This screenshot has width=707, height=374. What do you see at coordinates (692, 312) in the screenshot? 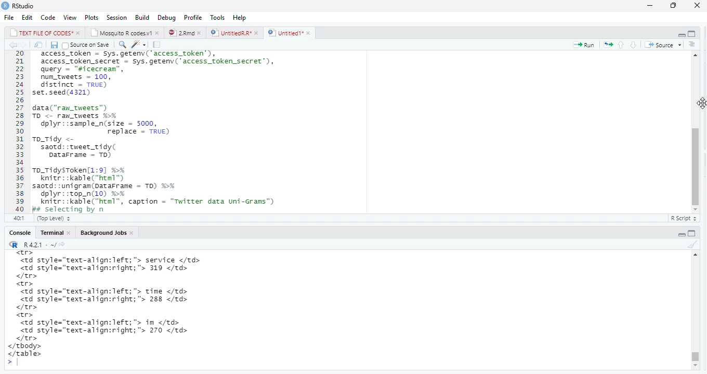
I see `Scrollbar` at bounding box center [692, 312].